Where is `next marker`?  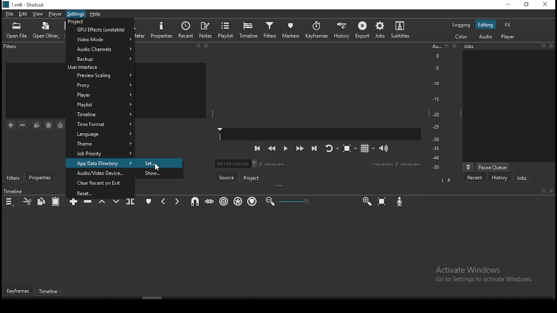 next marker is located at coordinates (177, 201).